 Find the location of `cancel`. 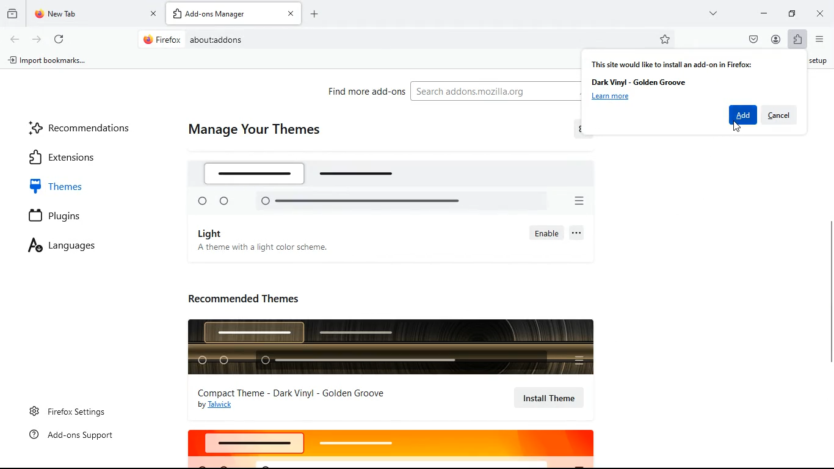

cancel is located at coordinates (779, 114).